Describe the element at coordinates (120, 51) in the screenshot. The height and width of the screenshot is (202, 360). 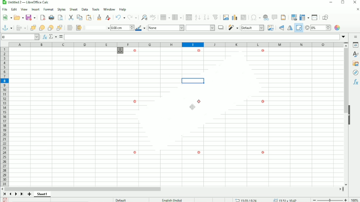
I see `anchor` at that location.